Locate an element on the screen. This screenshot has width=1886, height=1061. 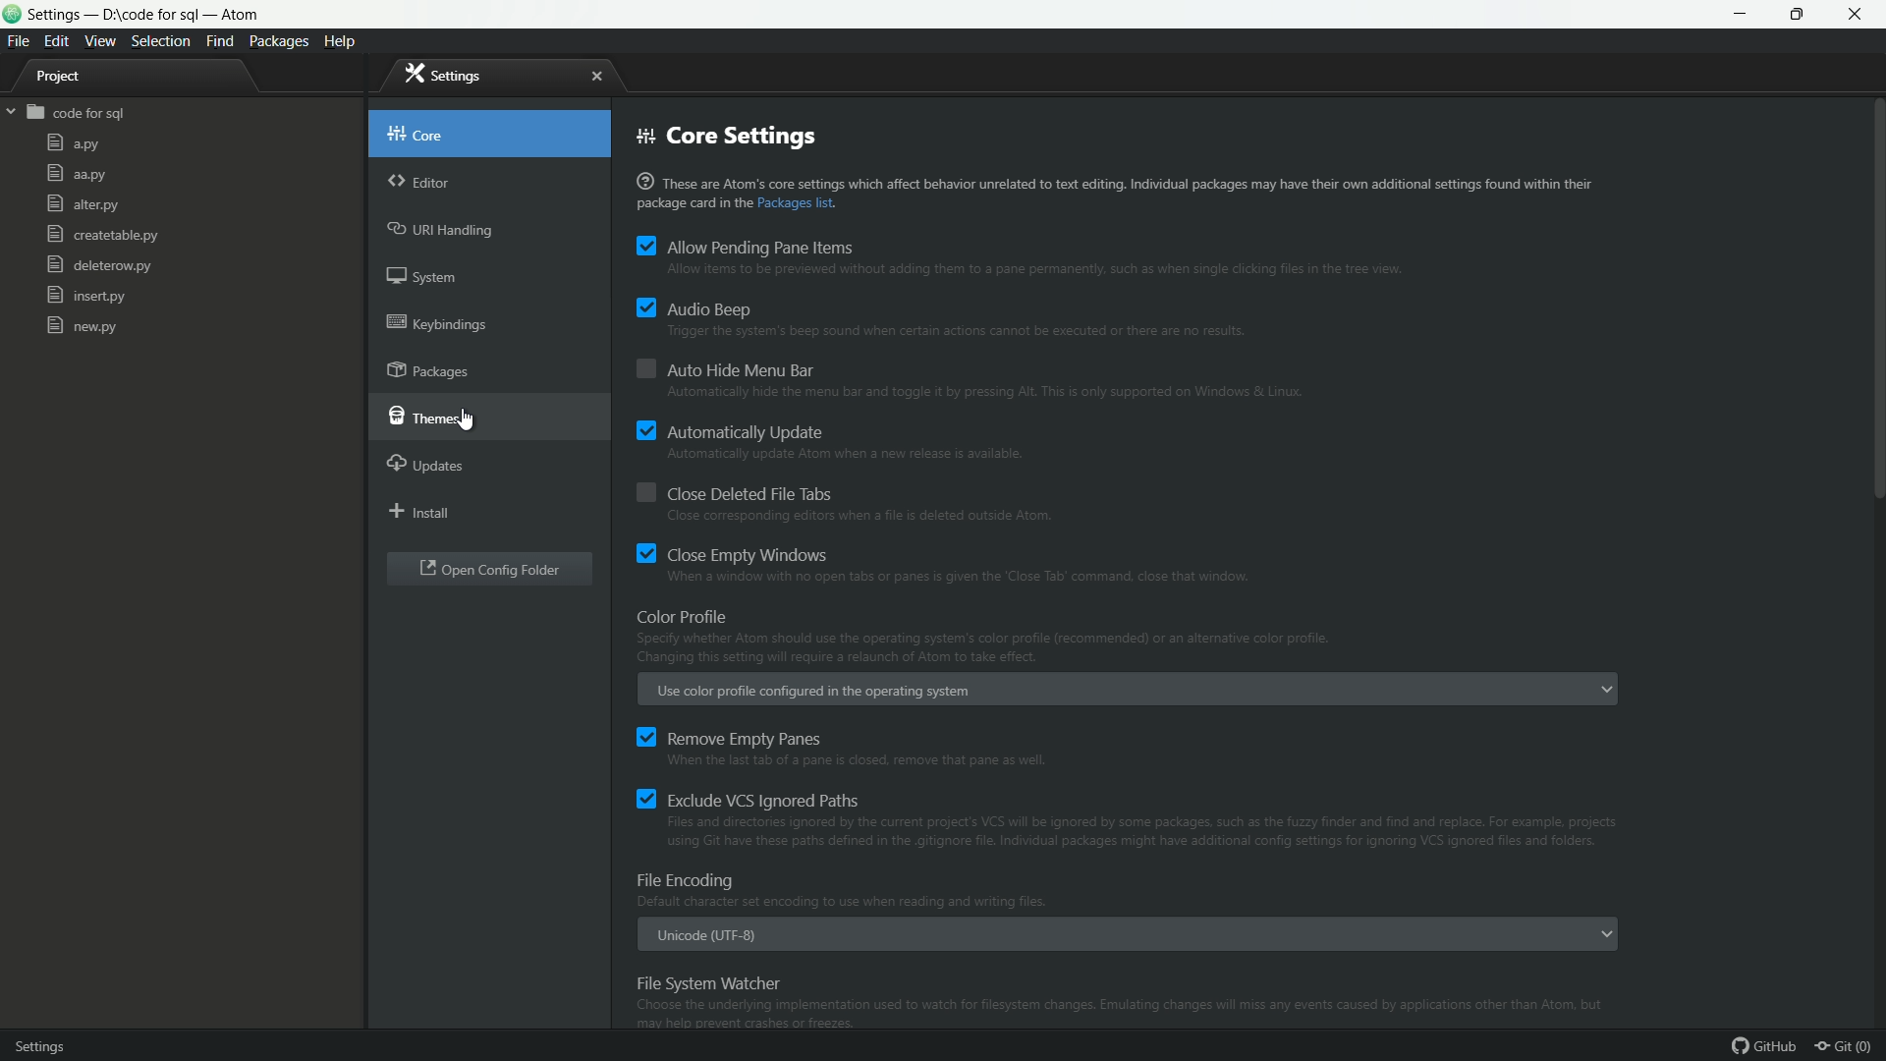
close corresponding editors when a file is deleted outside atom is located at coordinates (859, 519).